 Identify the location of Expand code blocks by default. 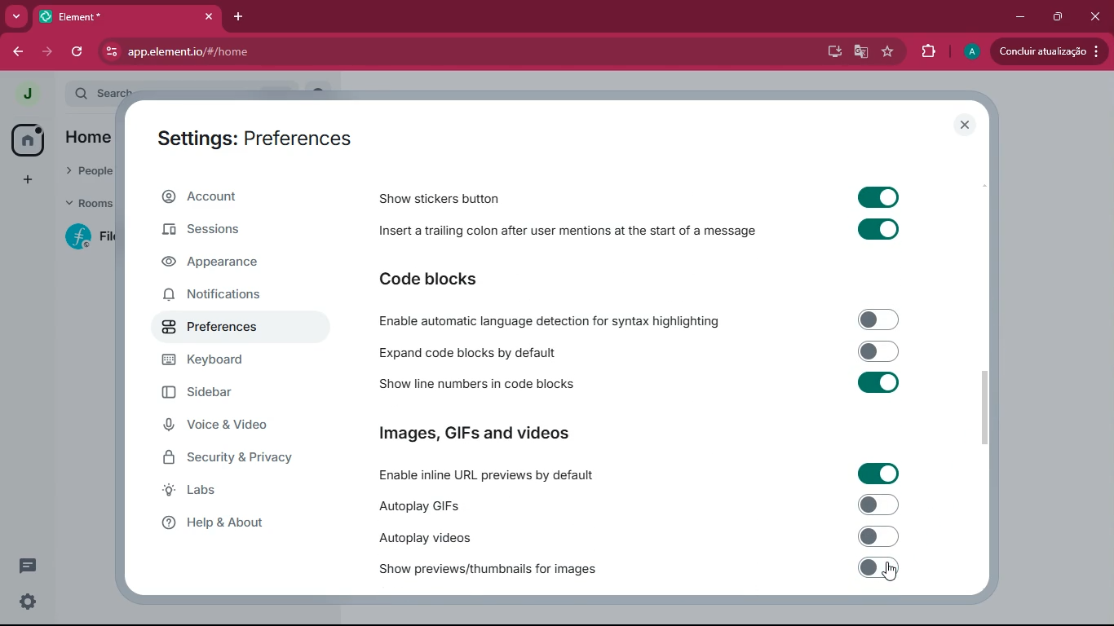
(469, 353).